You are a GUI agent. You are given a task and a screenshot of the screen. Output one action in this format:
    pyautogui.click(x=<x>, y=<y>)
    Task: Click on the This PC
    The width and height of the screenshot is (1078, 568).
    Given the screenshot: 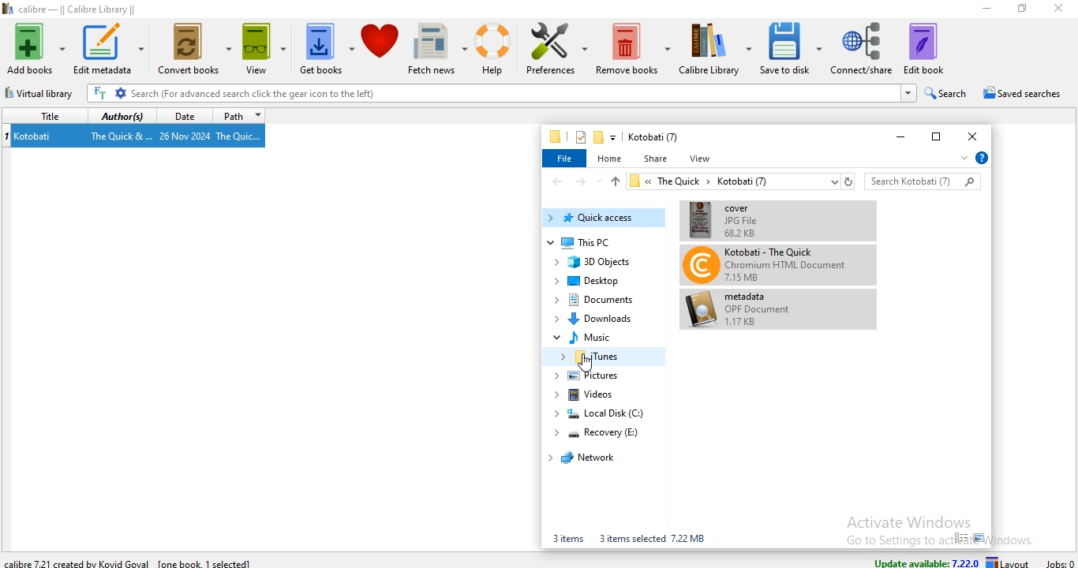 What is the action you would take?
    pyautogui.click(x=606, y=243)
    